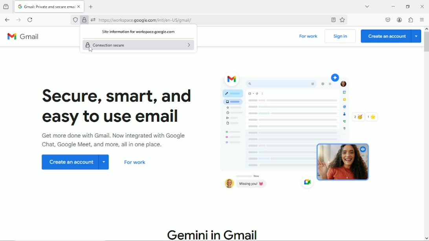  I want to click on Secure, smart and easy to use email, so click(118, 106).